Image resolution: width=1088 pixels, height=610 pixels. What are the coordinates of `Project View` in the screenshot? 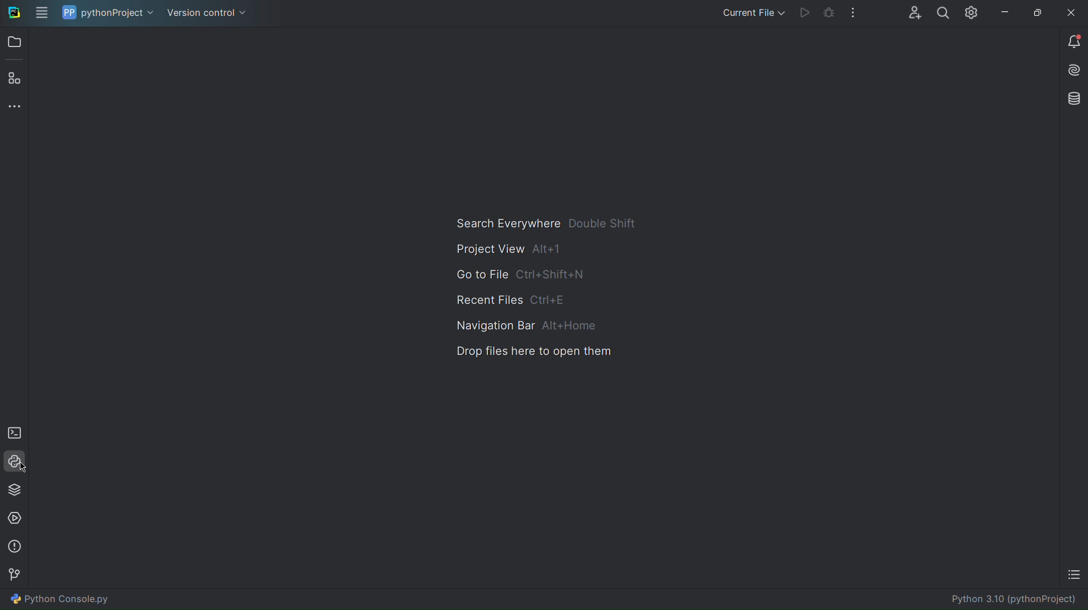 It's located at (508, 249).